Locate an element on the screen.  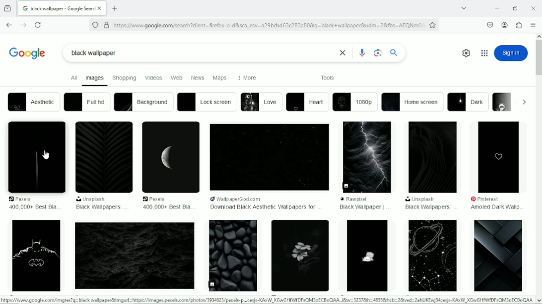
wallp apergod.com is located at coordinates (249, 199).